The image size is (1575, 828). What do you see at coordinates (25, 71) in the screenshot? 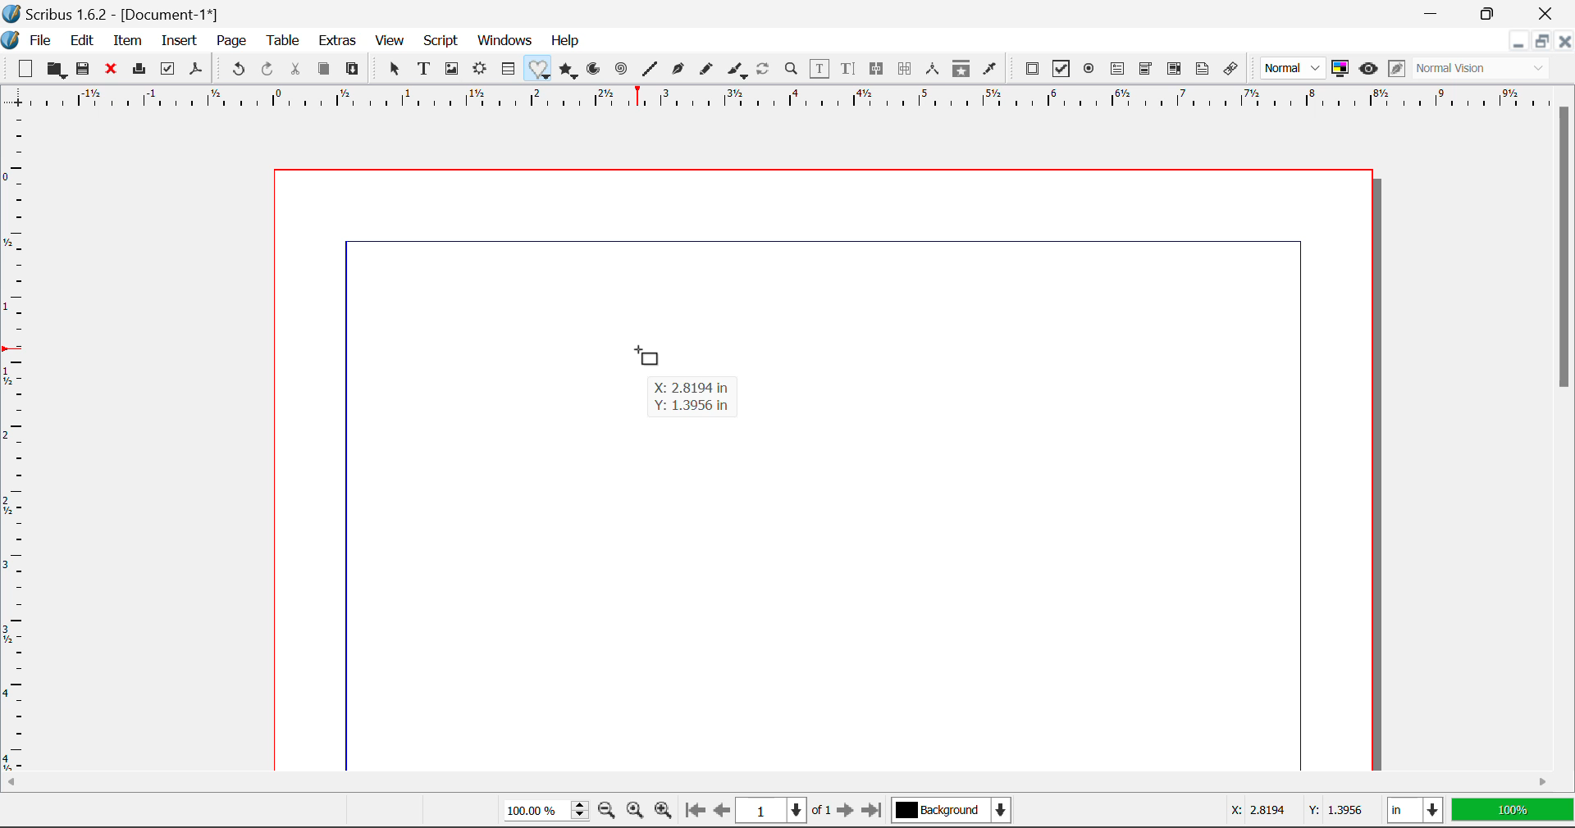
I see `New` at bounding box center [25, 71].